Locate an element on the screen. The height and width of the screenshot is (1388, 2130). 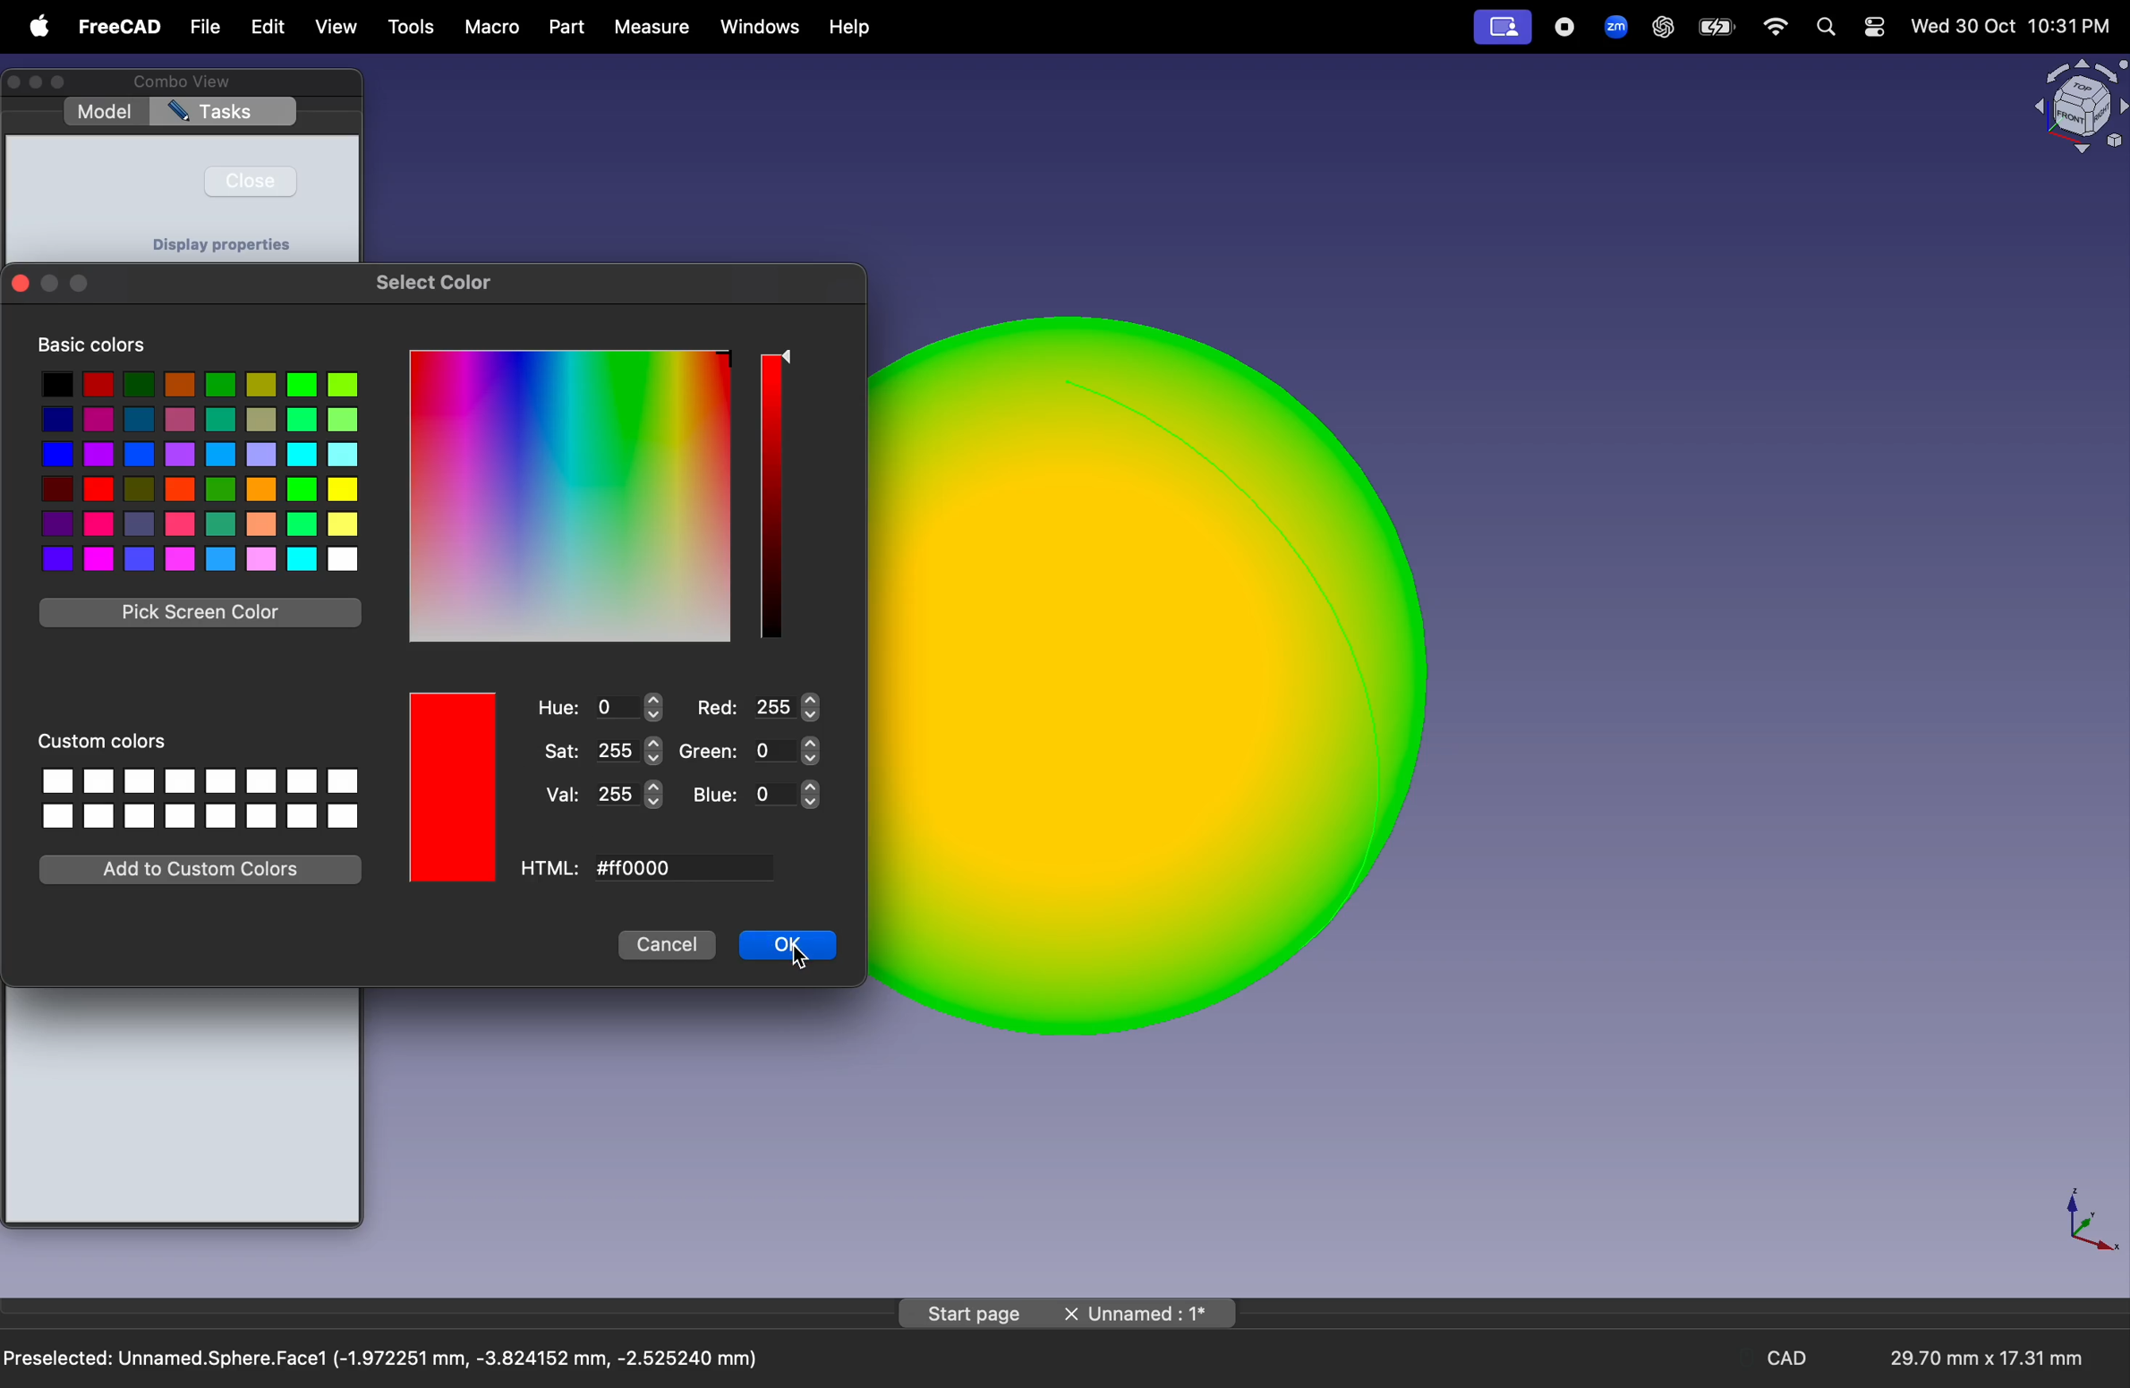
battery is located at coordinates (1717, 28).